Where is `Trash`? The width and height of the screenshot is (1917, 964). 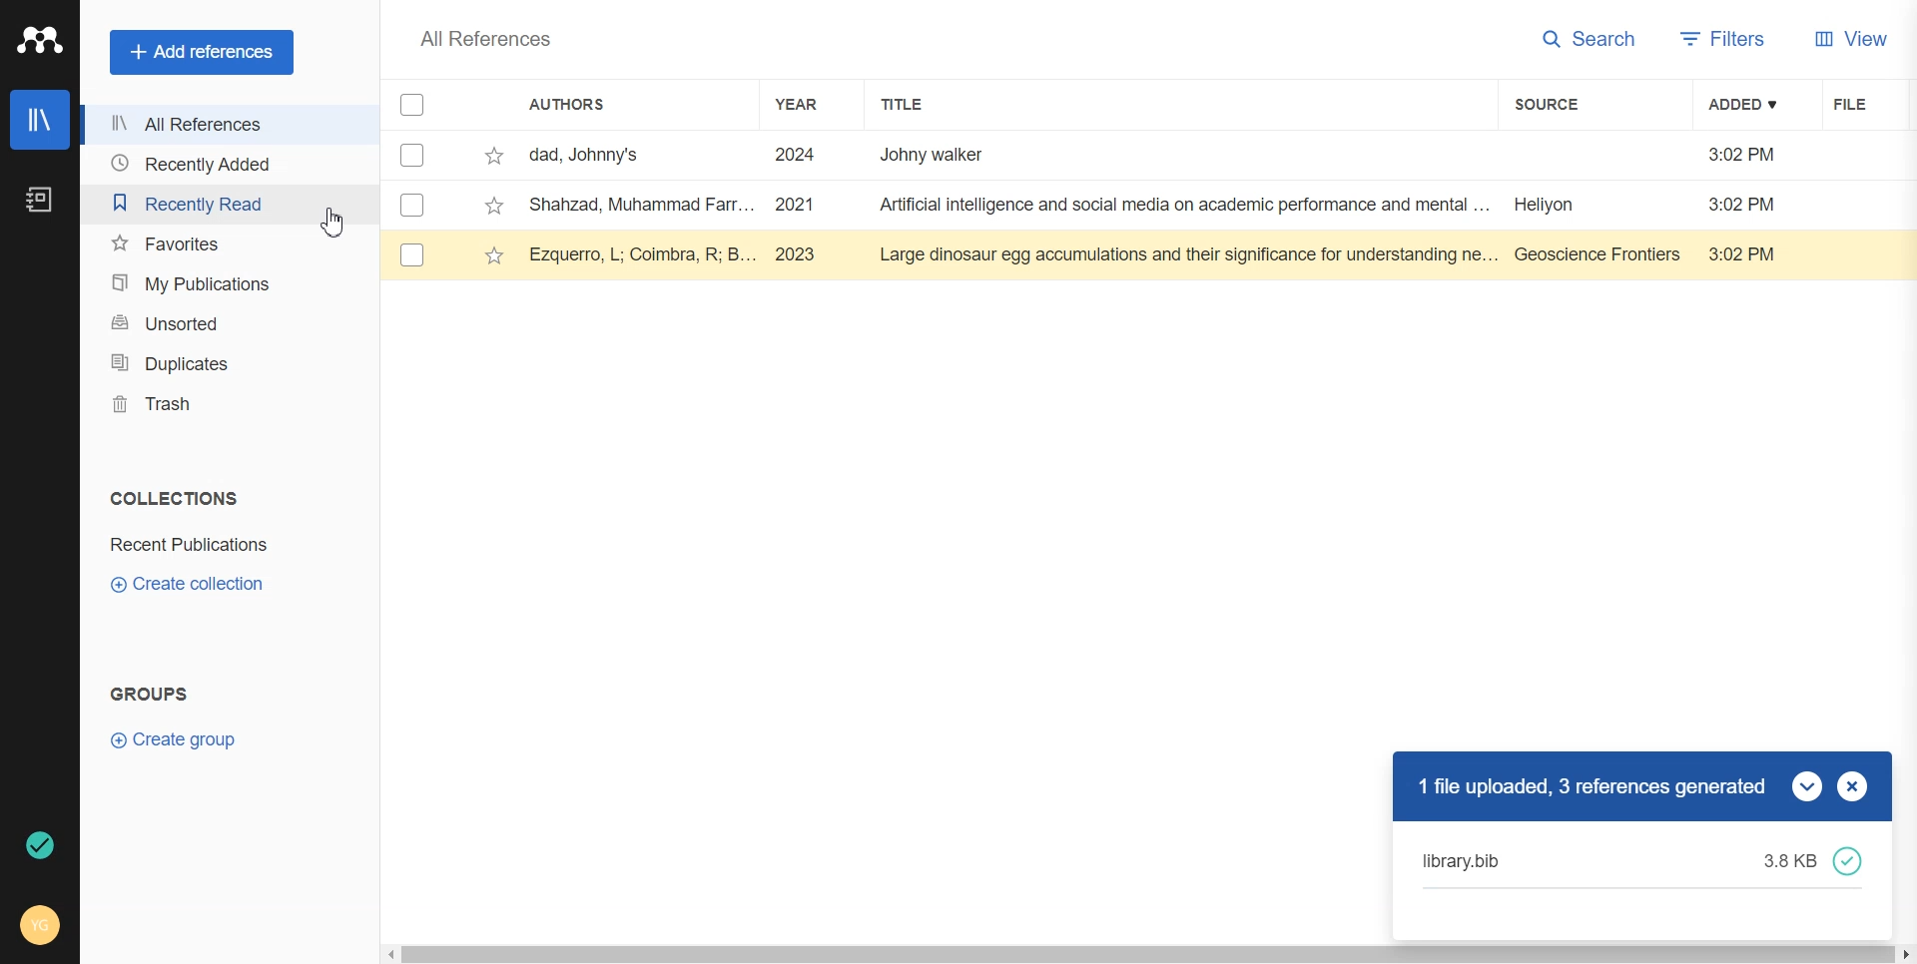 Trash is located at coordinates (228, 405).